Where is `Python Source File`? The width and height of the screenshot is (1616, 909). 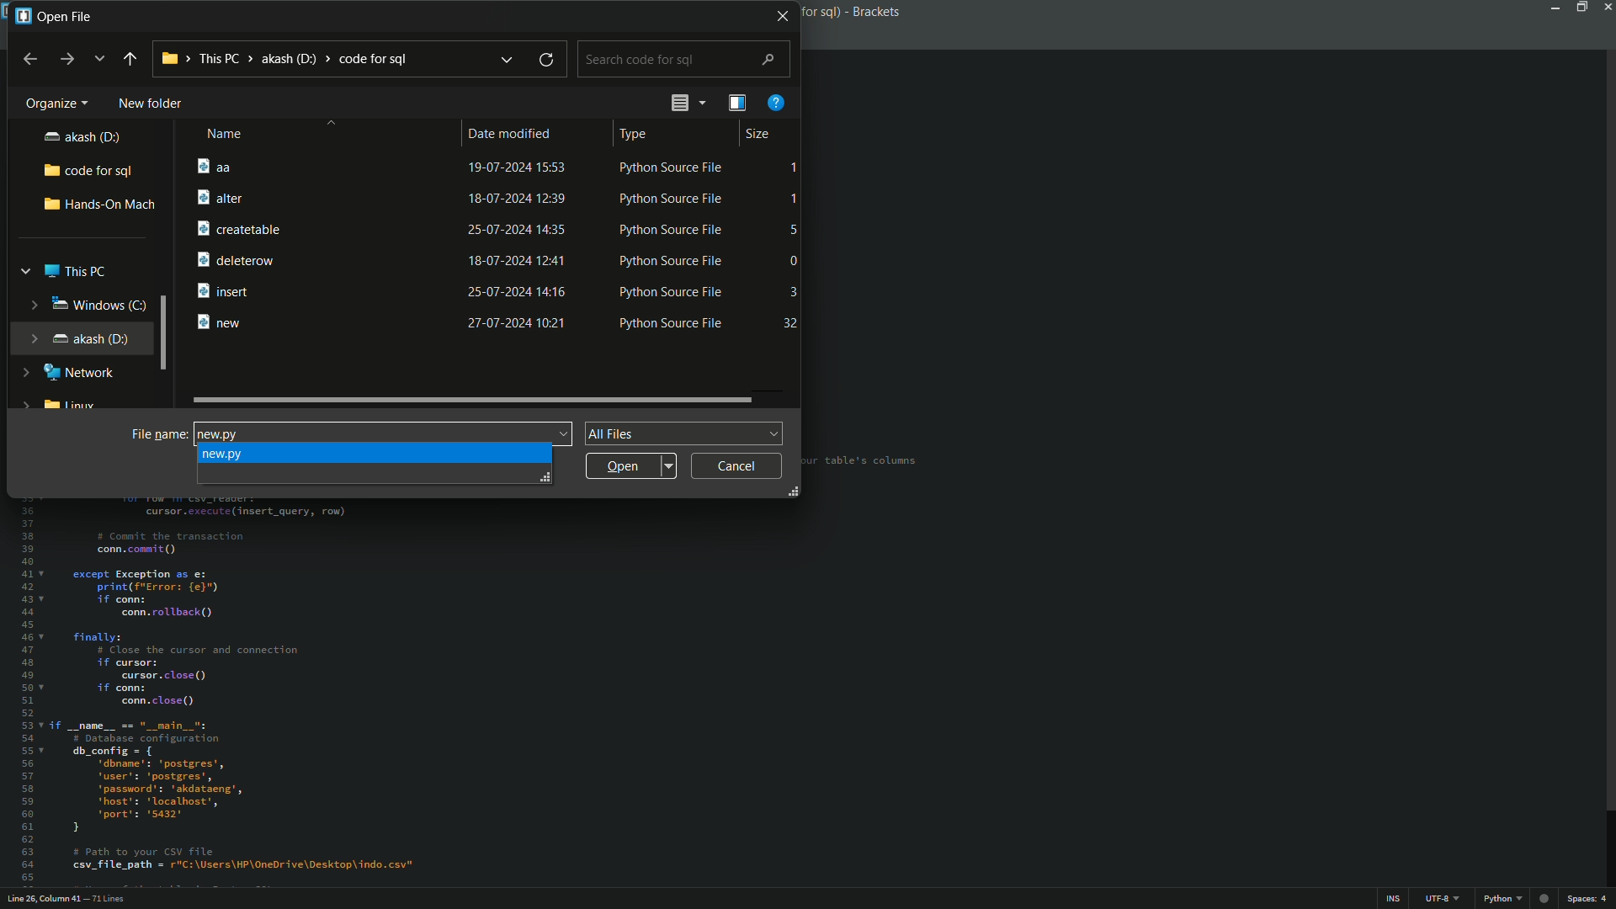 Python Source File is located at coordinates (667, 167).